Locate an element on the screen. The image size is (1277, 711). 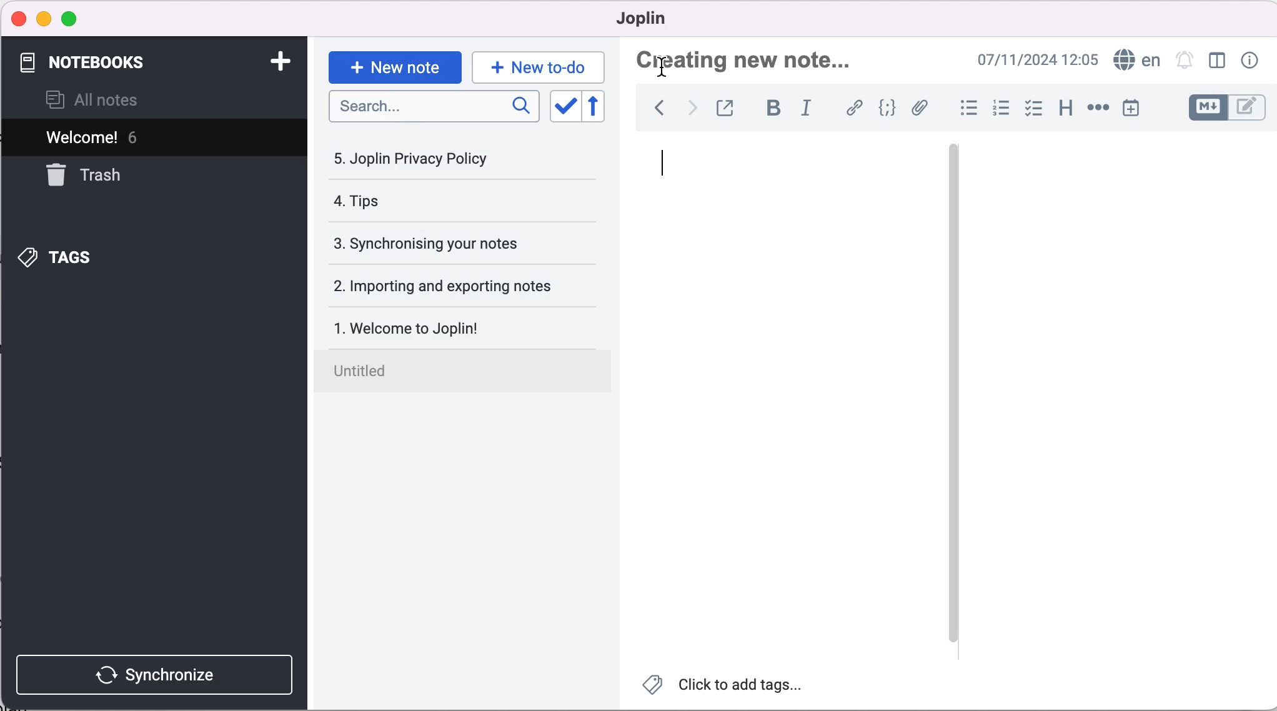
bulleted list is located at coordinates (963, 107).